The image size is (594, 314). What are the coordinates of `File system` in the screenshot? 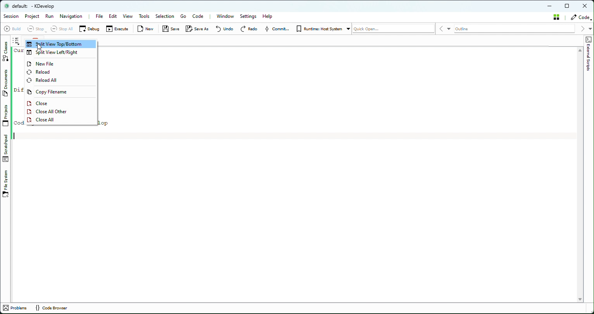 It's located at (5, 185).